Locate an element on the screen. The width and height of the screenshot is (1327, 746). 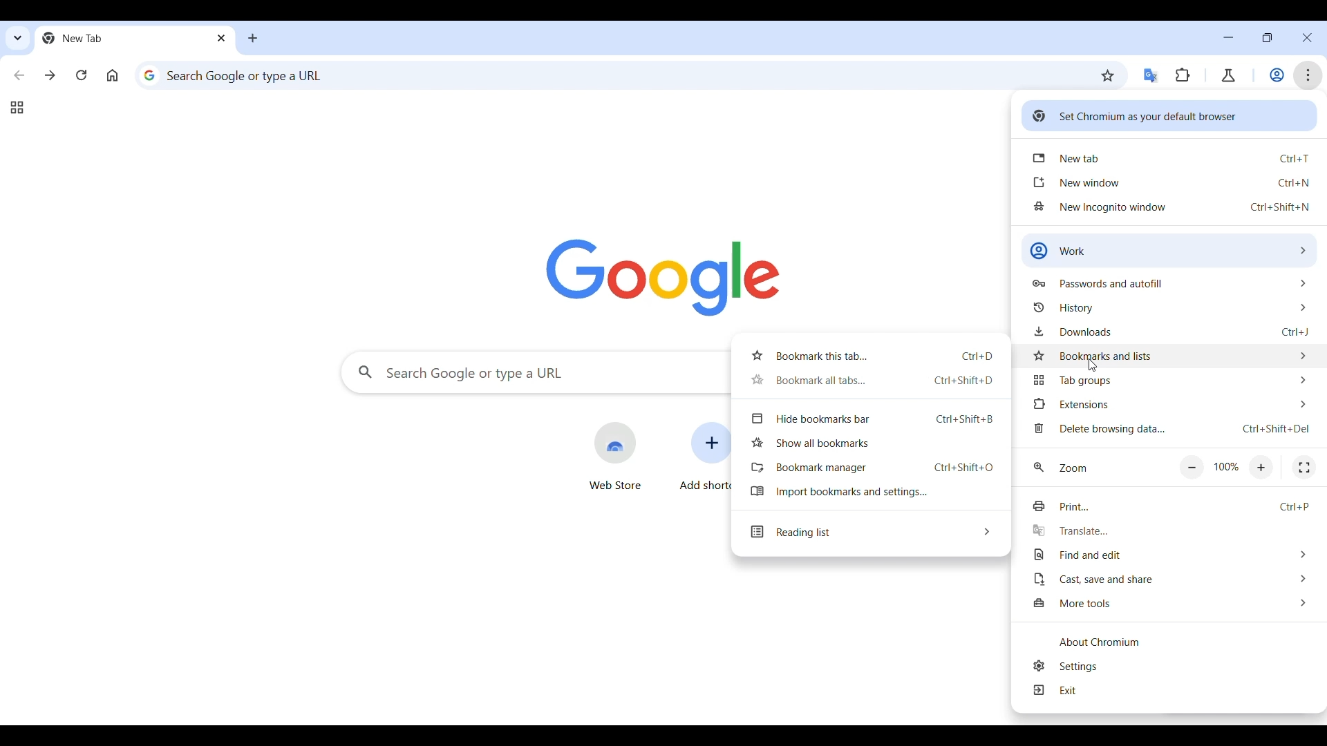
Show interface in a smaller tab is located at coordinates (1266, 38).